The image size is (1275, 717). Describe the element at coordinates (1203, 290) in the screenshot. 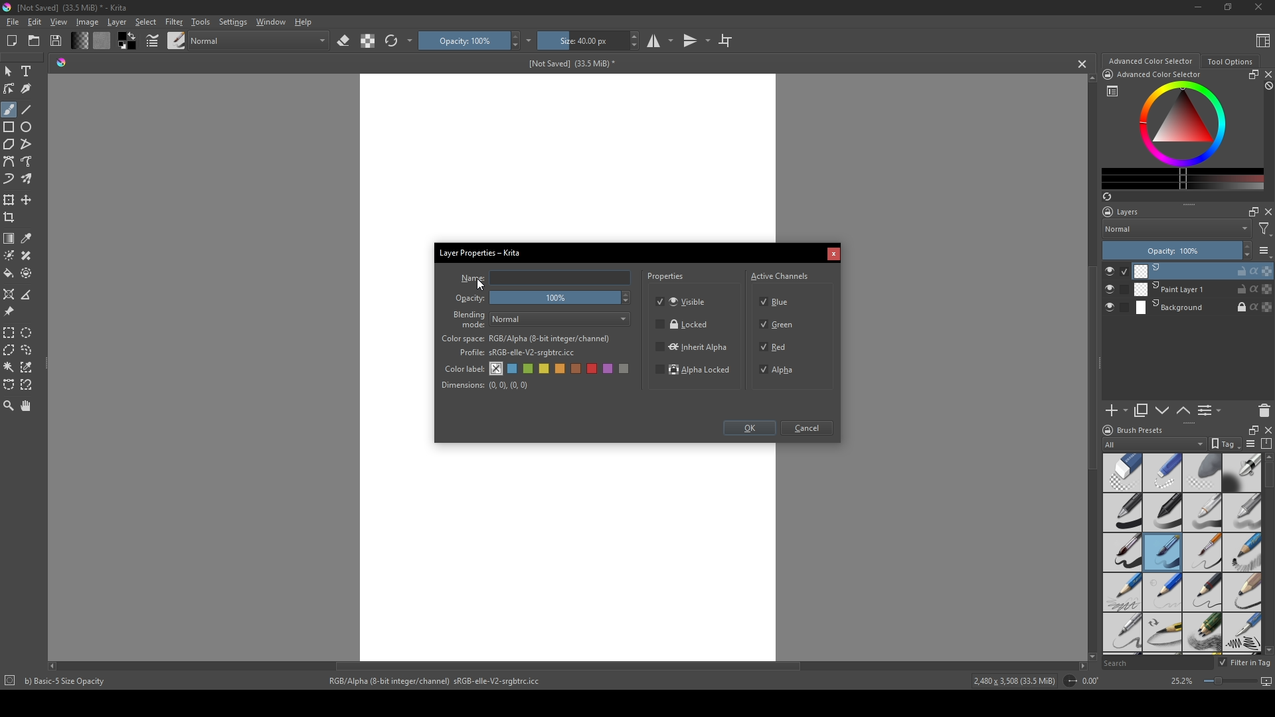

I see `Print Layer 1` at that location.